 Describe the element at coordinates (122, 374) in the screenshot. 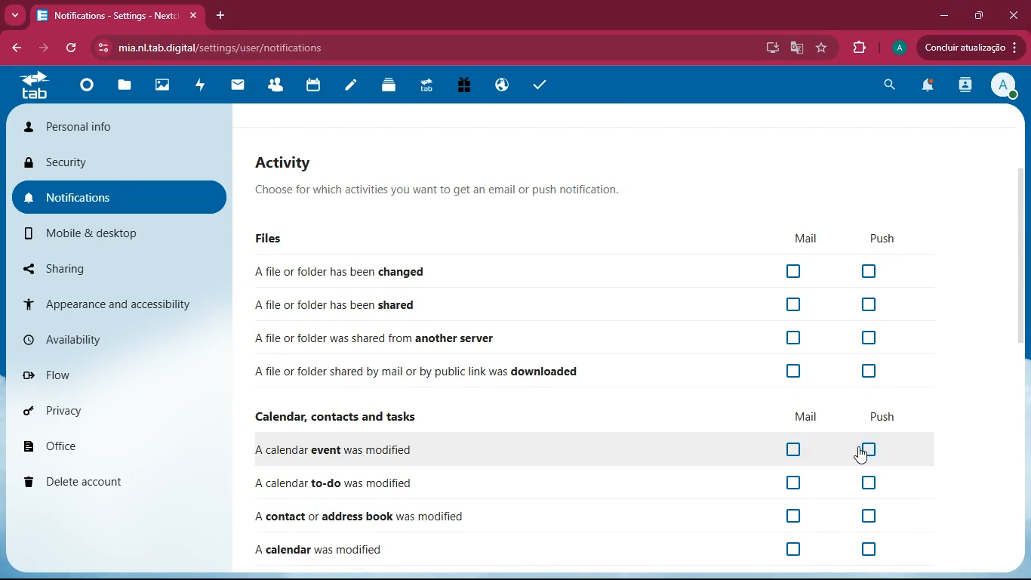

I see `flow` at that location.